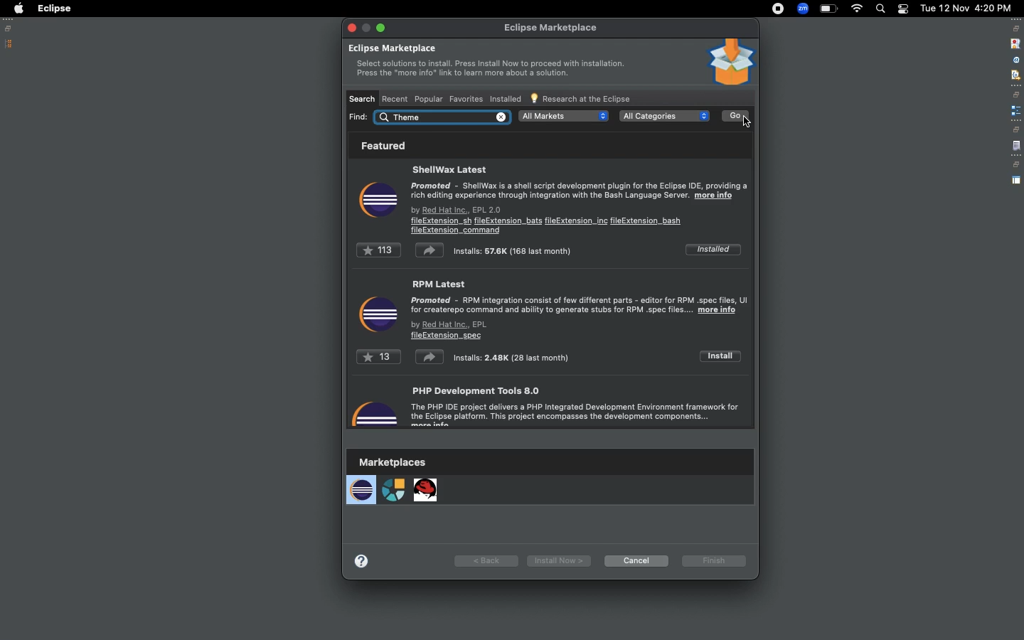 The width and height of the screenshot is (1024, 640). I want to click on all categories, so click(664, 116).